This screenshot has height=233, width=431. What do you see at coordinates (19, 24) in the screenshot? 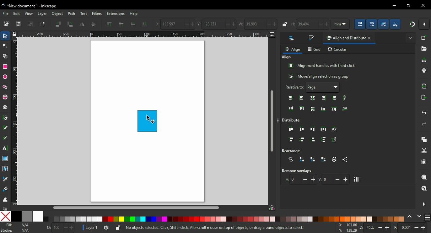
I see `select all in all layers` at bounding box center [19, 24].